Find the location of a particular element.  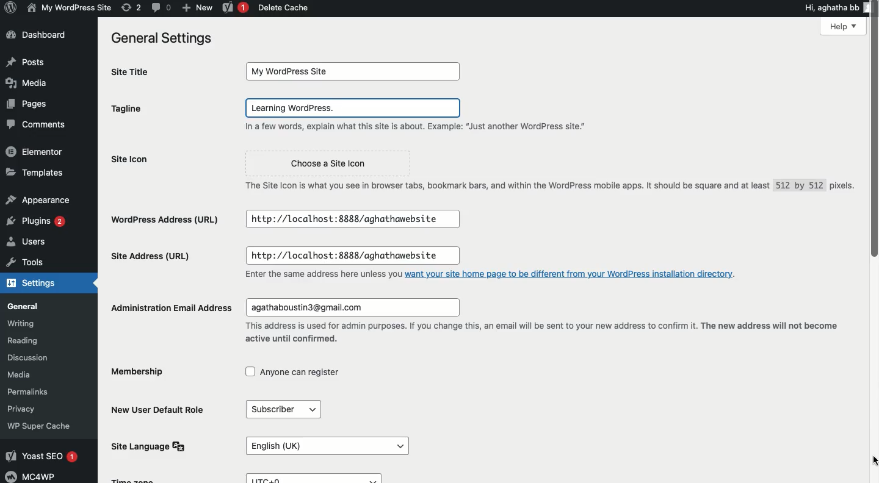

http://localhost:8888/aghathawebsite  is located at coordinates (357, 254).